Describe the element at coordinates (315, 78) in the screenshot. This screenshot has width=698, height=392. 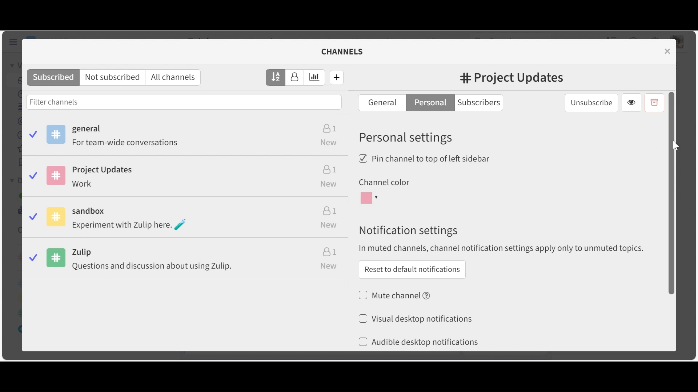
I see `Sort by estimated weekly traffic` at that location.